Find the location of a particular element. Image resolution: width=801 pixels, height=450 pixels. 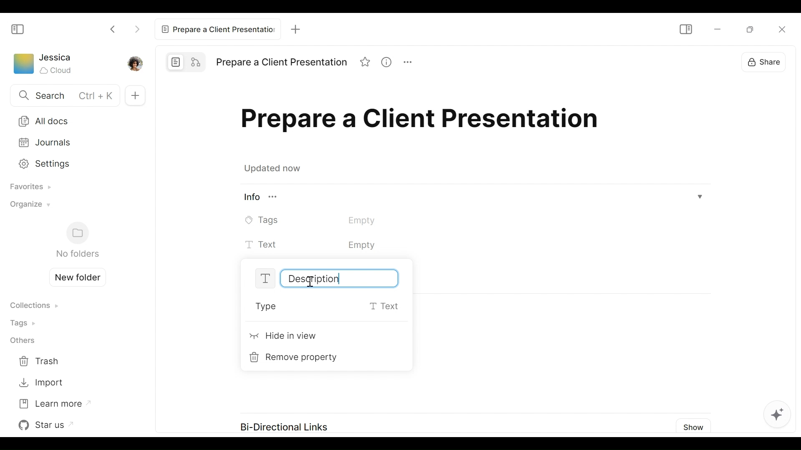

Folders is located at coordinates (77, 240).